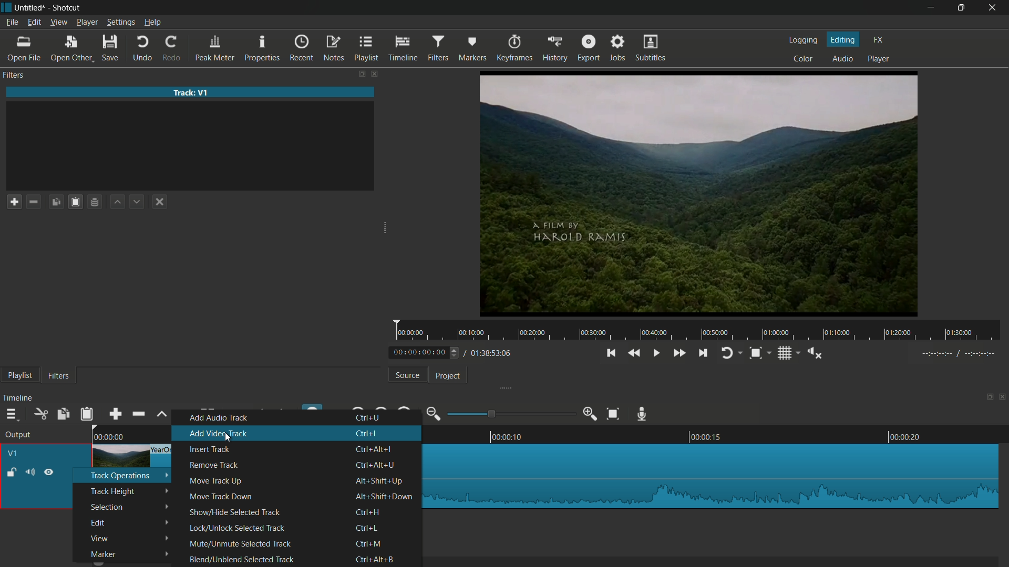 Image resolution: width=1009 pixels, height=567 pixels. What do you see at coordinates (215, 49) in the screenshot?
I see `peak meter` at bounding box center [215, 49].